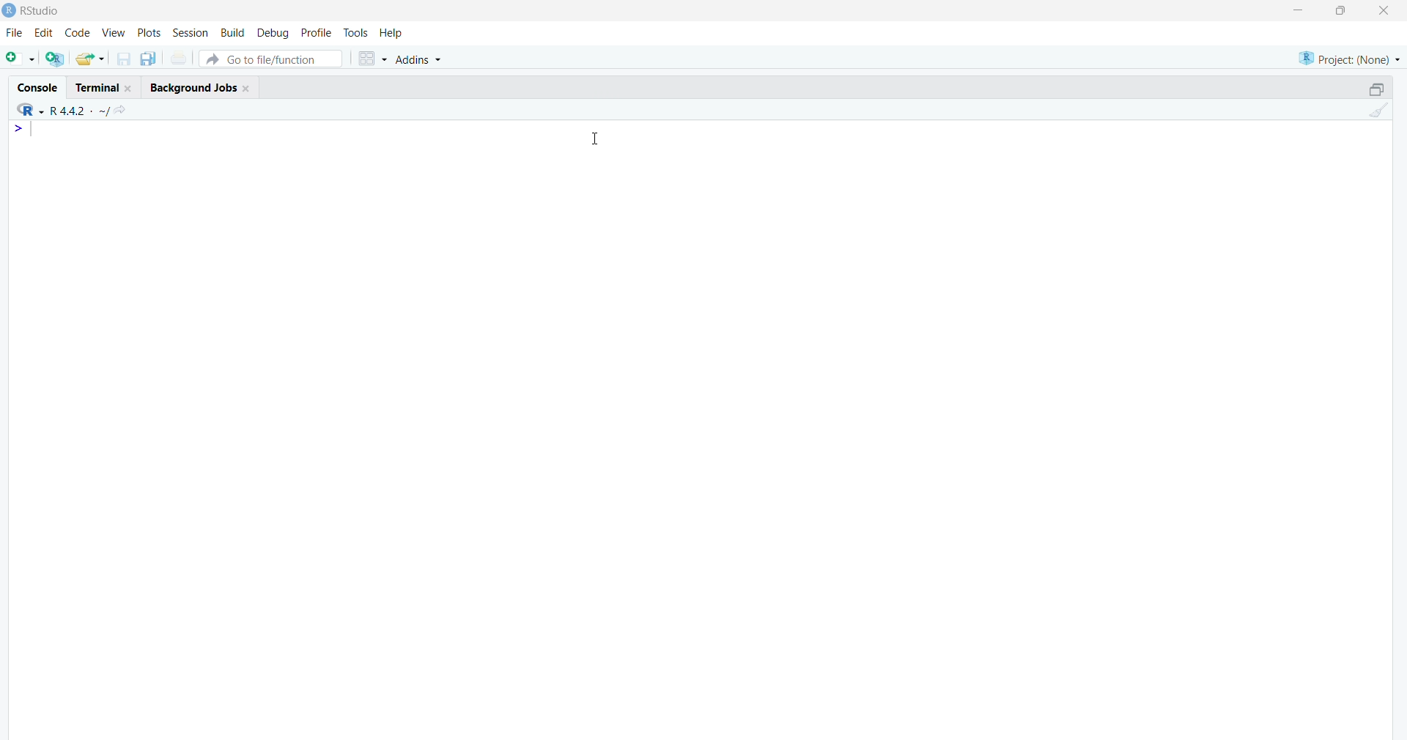 The width and height of the screenshot is (1407, 740). What do you see at coordinates (1376, 89) in the screenshot?
I see `maximize` at bounding box center [1376, 89].